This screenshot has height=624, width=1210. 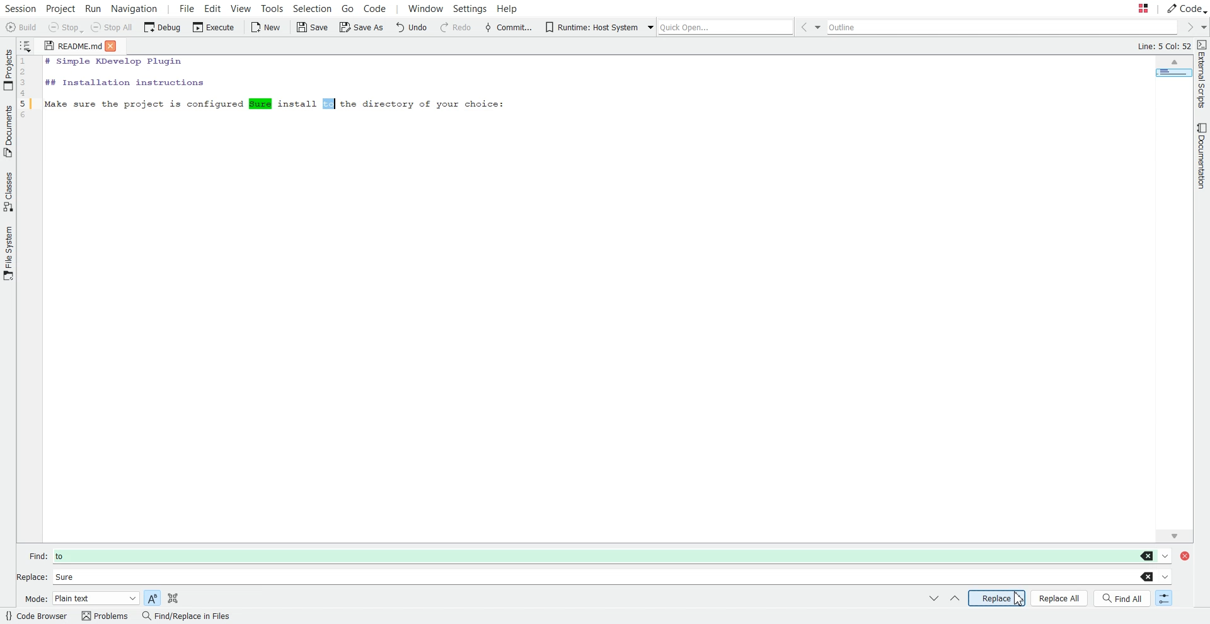 I want to click on ## Installation instructions, so click(x=124, y=82).